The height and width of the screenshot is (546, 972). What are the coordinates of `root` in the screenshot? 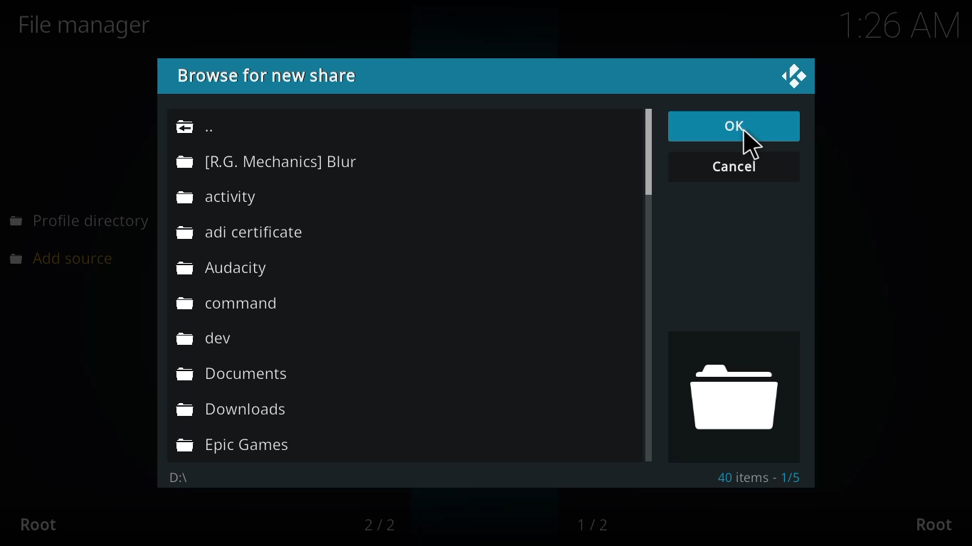 It's located at (931, 523).